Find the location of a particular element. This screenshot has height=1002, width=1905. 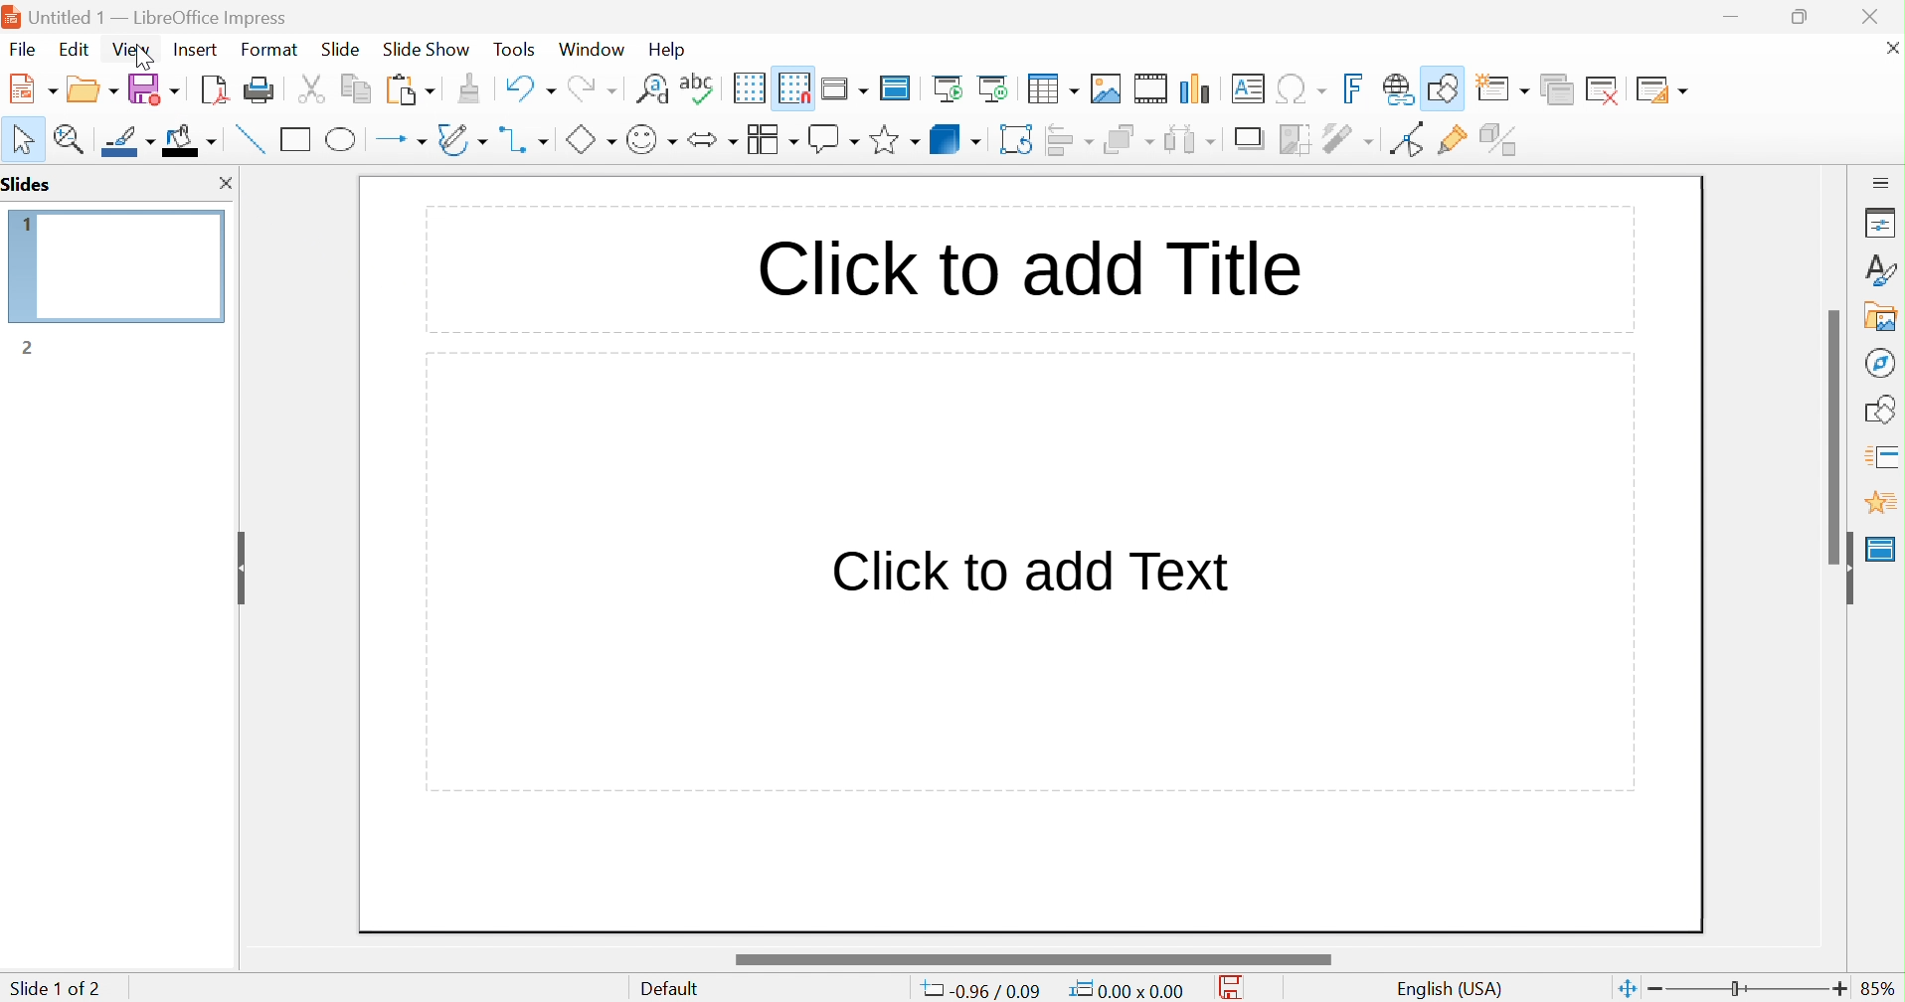

clone formatting is located at coordinates (469, 88).